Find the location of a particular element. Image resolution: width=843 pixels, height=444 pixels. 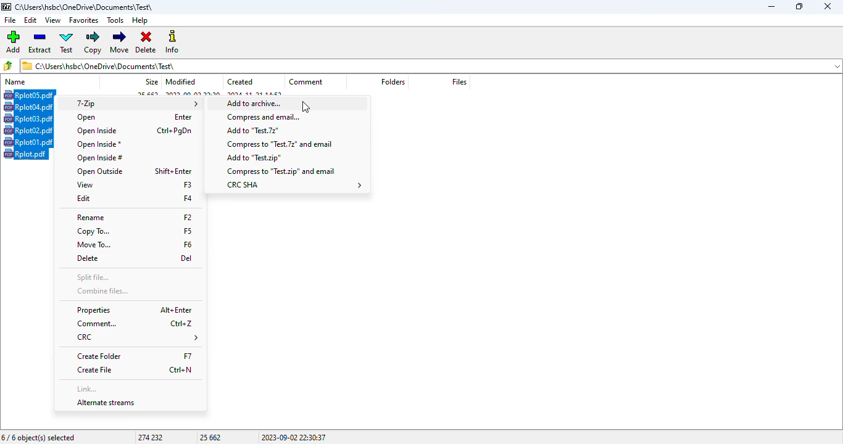

add to test.zip is located at coordinates (254, 158).